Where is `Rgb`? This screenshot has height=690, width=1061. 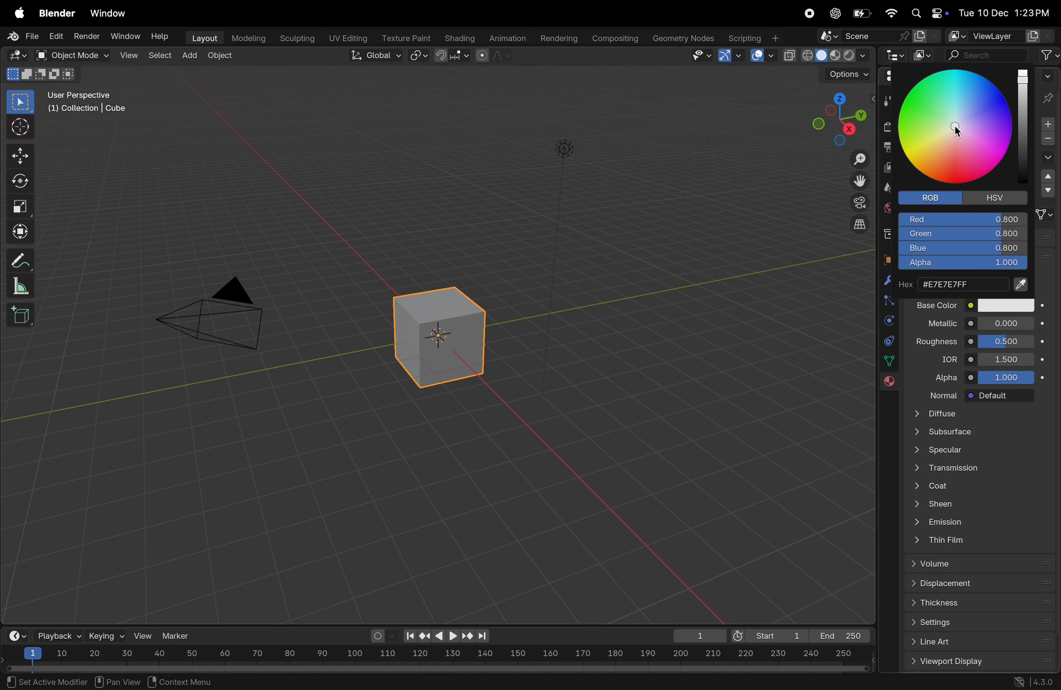 Rgb is located at coordinates (933, 199).